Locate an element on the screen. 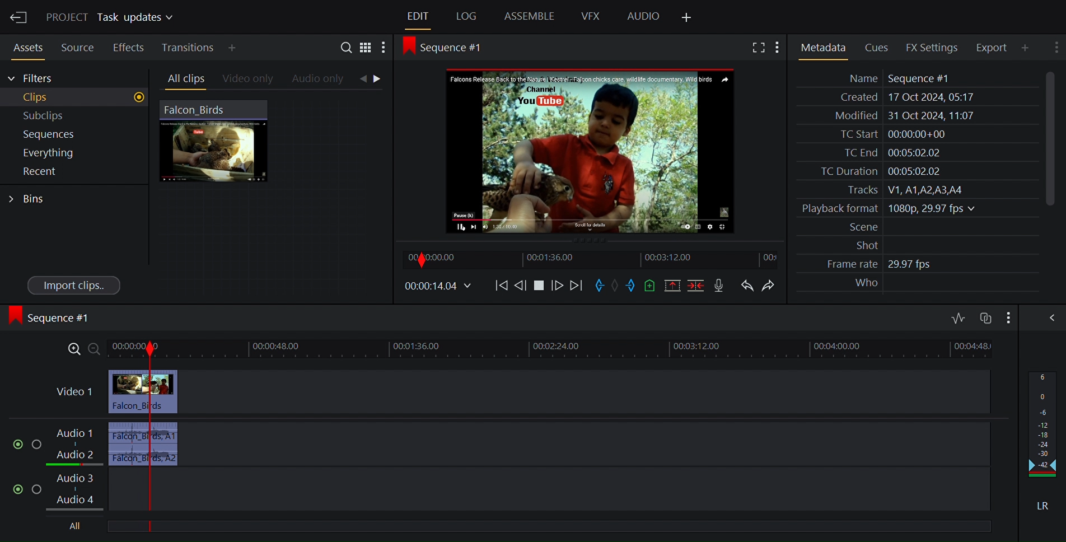 The height and width of the screenshot is (542, 1066). Sources is located at coordinates (76, 48).